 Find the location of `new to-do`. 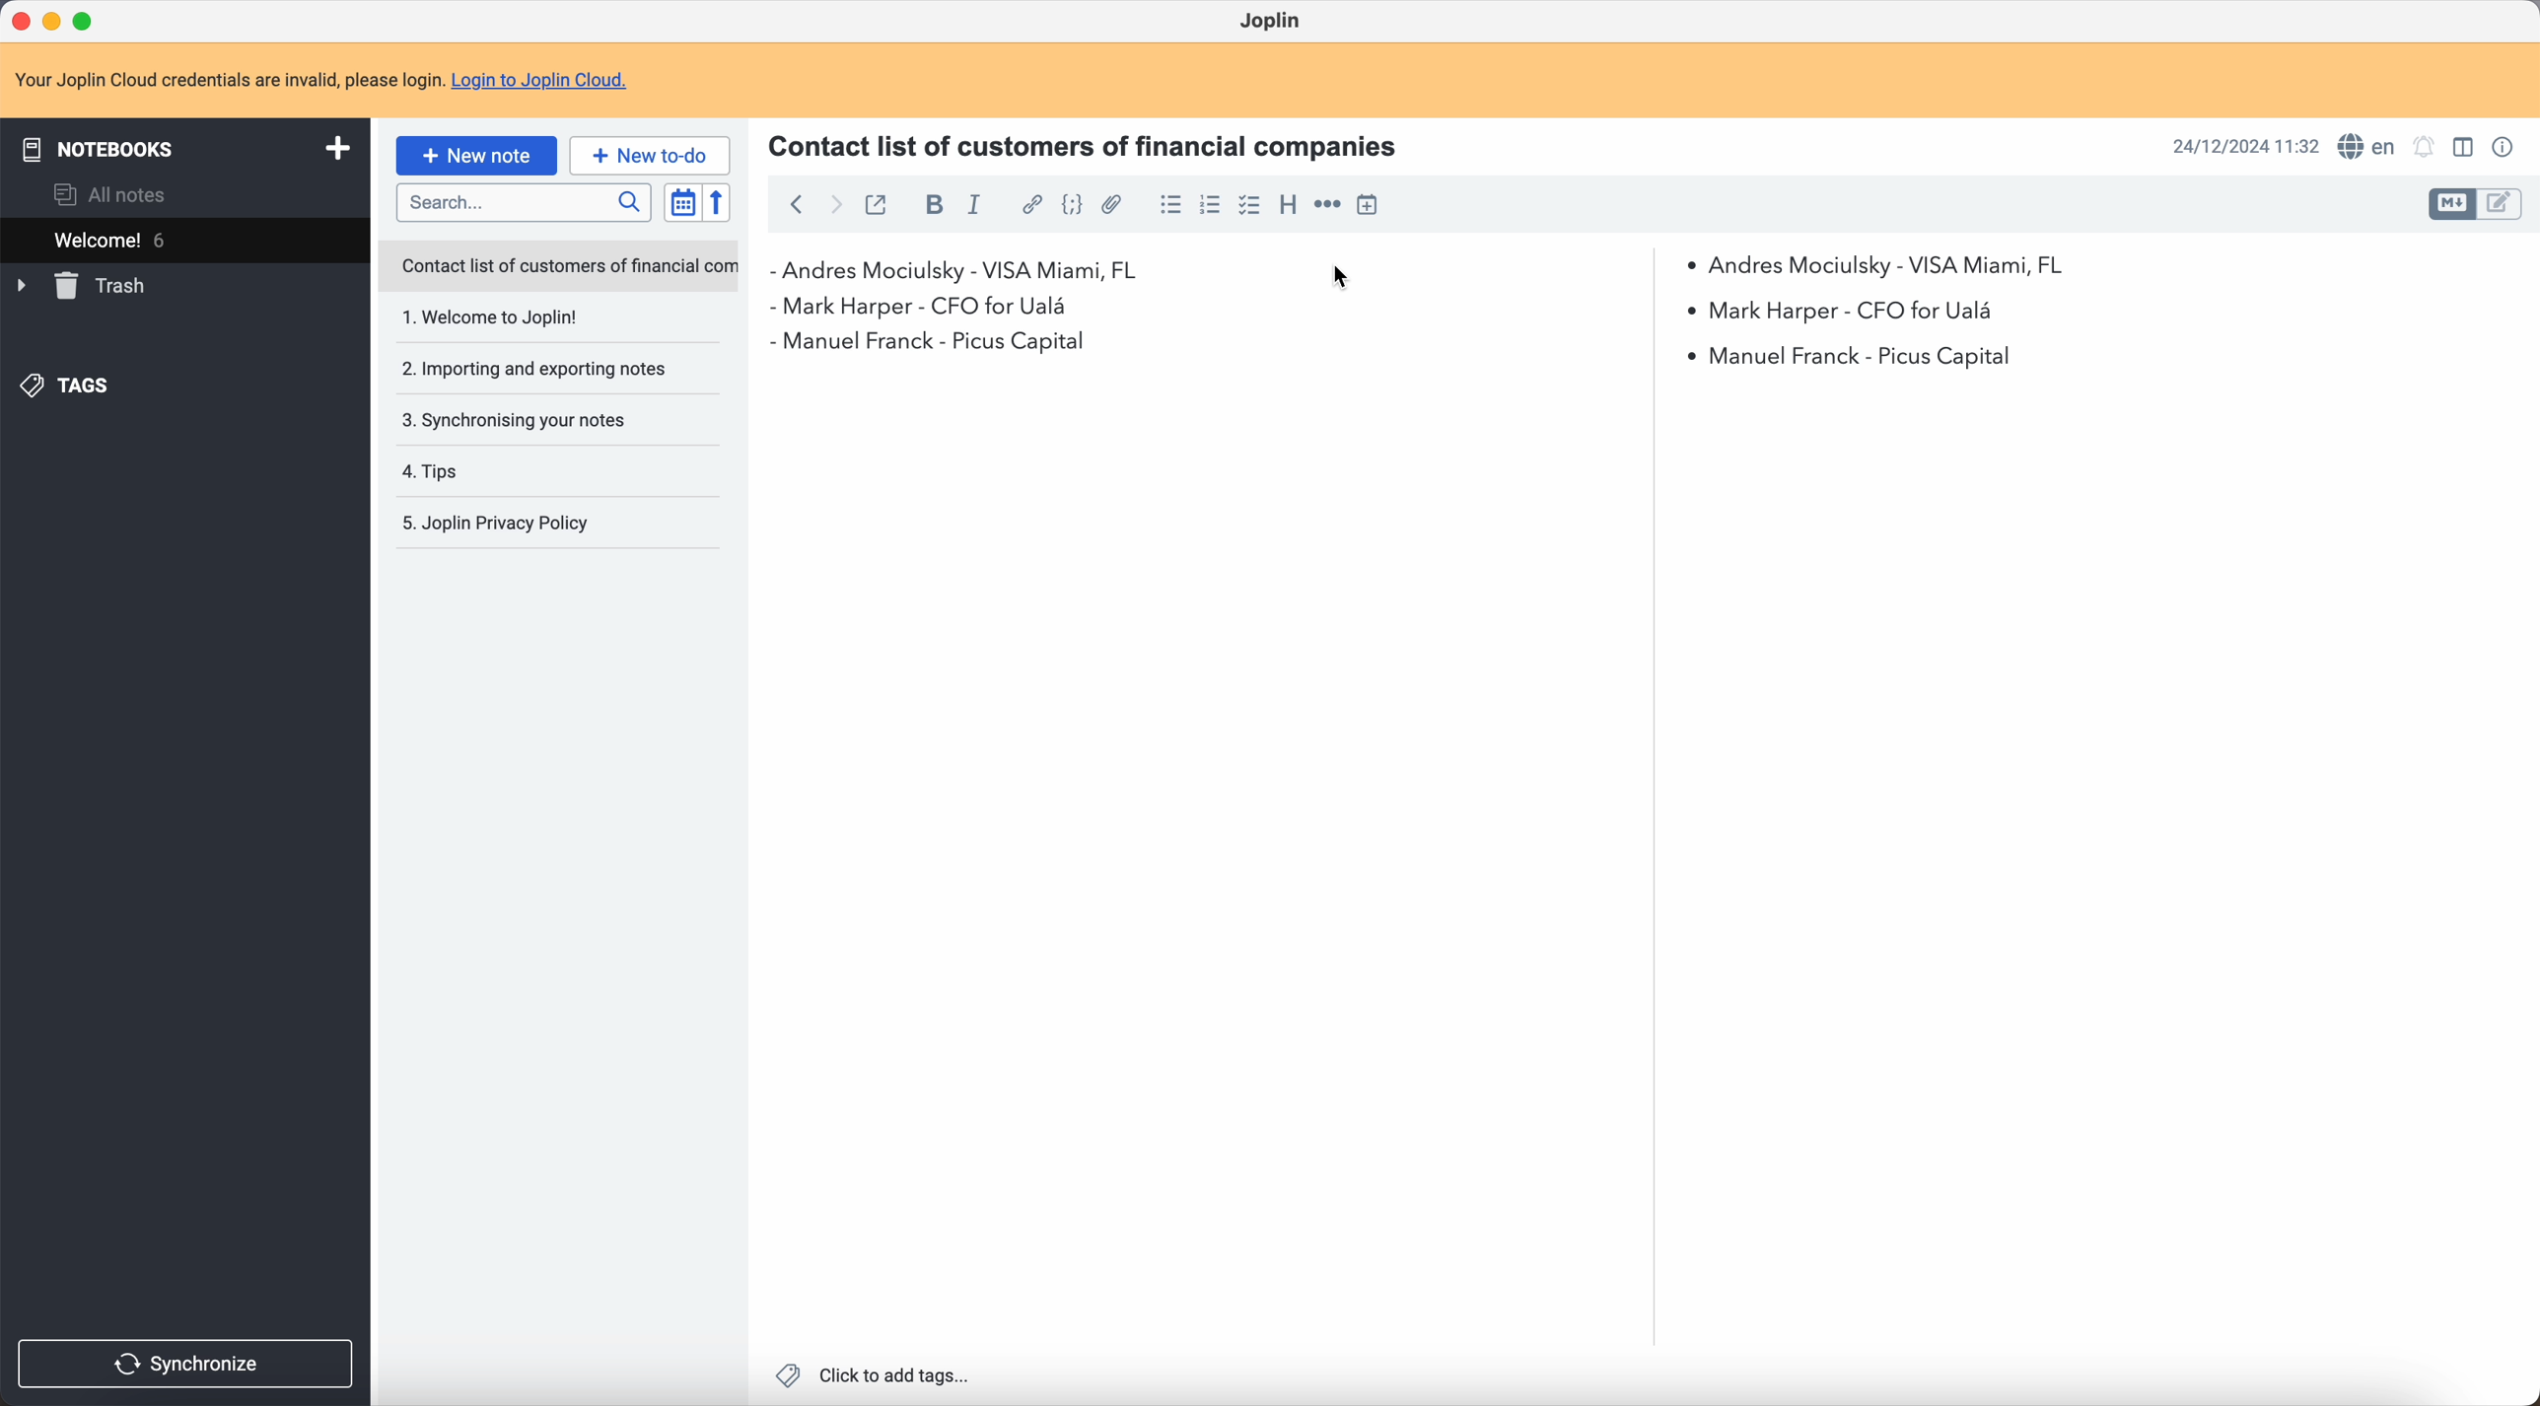

new to-do is located at coordinates (653, 154).